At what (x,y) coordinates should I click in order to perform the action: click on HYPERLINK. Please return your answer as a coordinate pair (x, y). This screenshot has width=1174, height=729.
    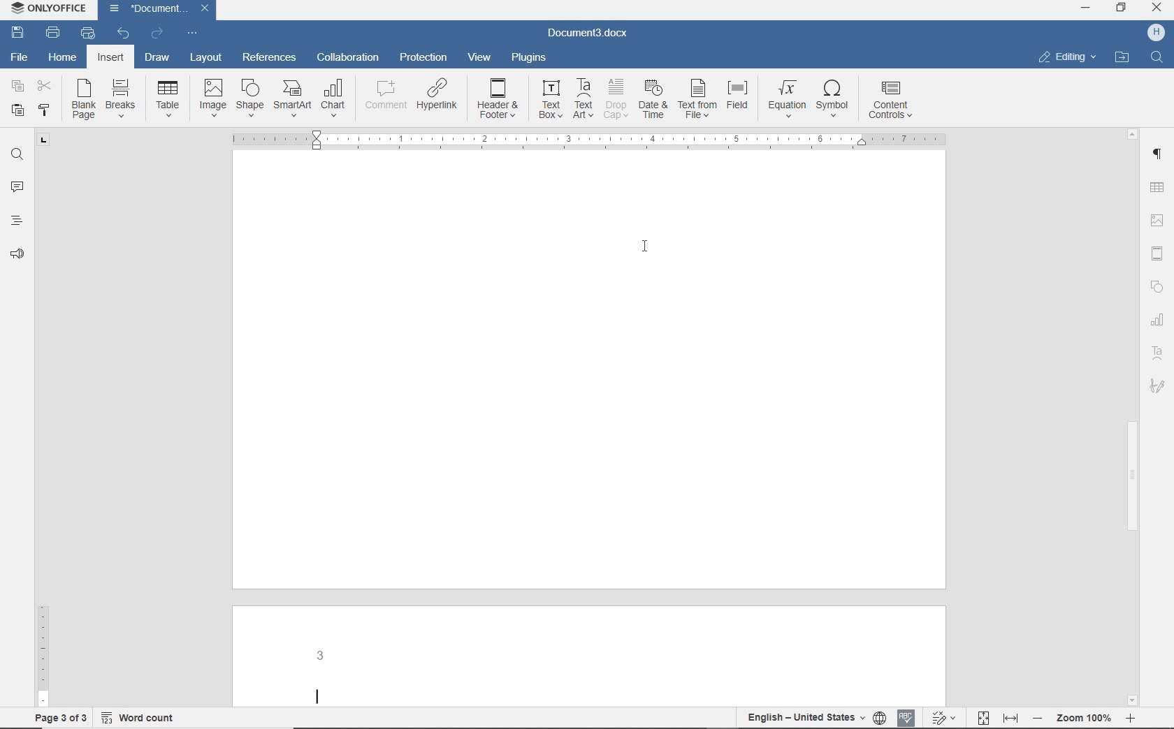
    Looking at the image, I should click on (437, 99).